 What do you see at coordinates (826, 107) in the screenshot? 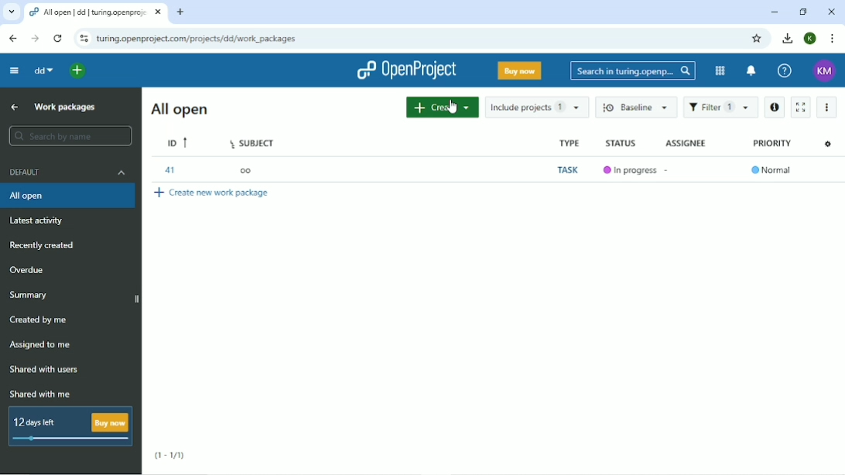
I see `More` at bounding box center [826, 107].